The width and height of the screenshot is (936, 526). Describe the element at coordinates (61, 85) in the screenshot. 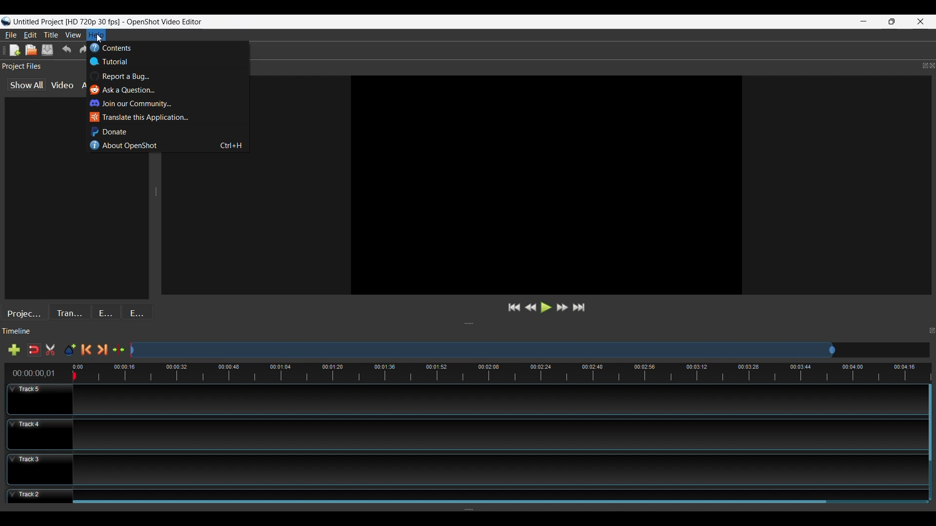

I see `Video` at that location.